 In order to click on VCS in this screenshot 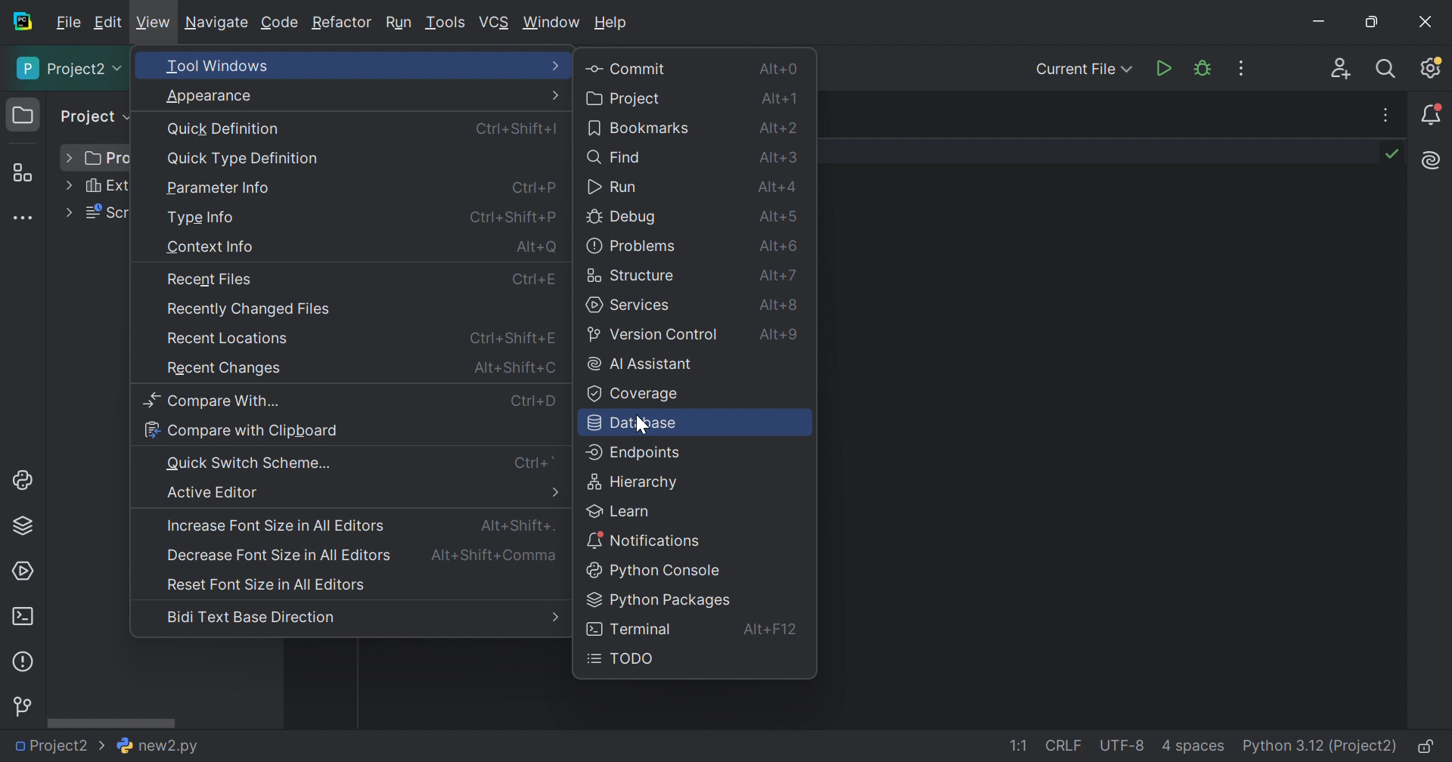, I will do `click(495, 20)`.